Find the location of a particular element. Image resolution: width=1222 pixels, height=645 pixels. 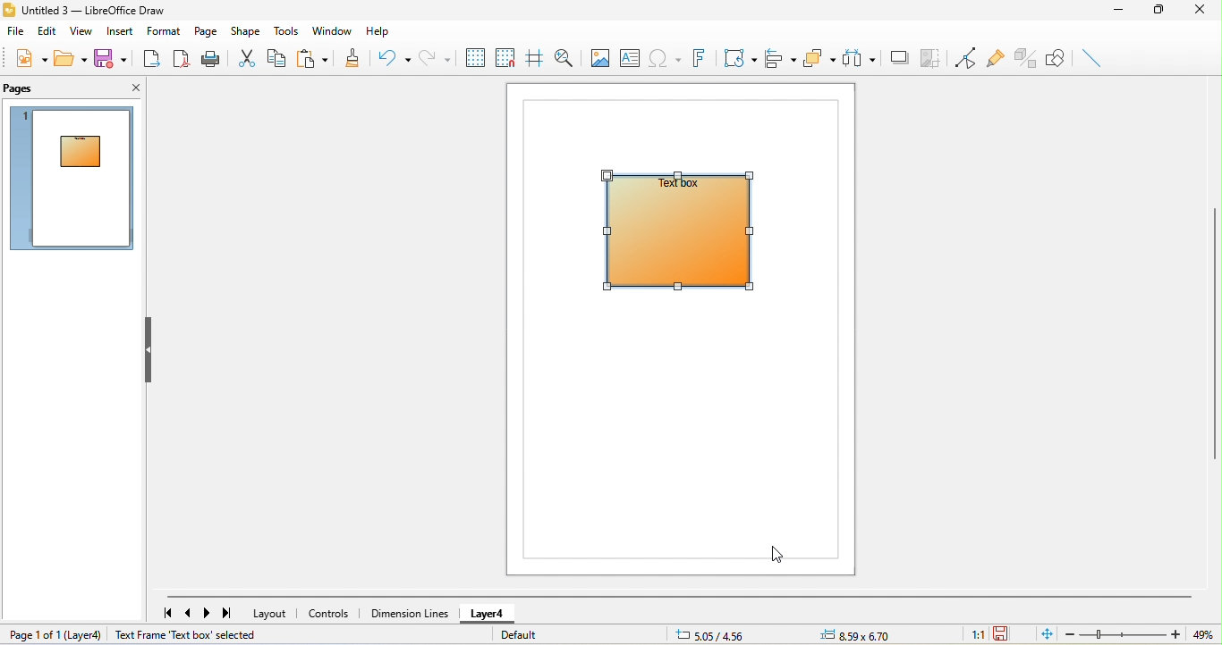

export is located at coordinates (152, 58).